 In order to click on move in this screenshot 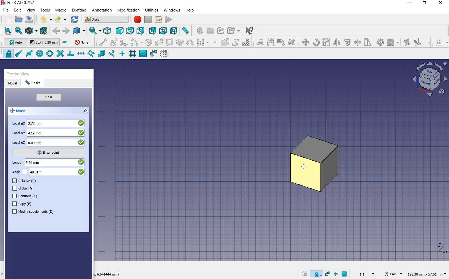, I will do `click(304, 42)`.